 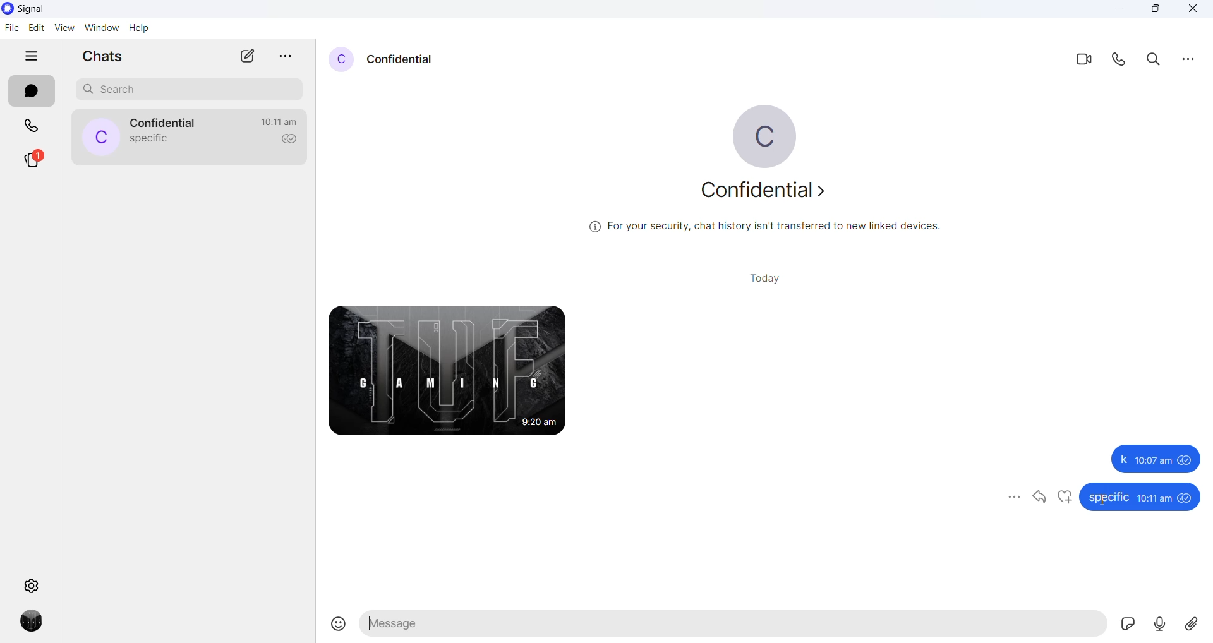 I want to click on about contact, so click(x=761, y=191).